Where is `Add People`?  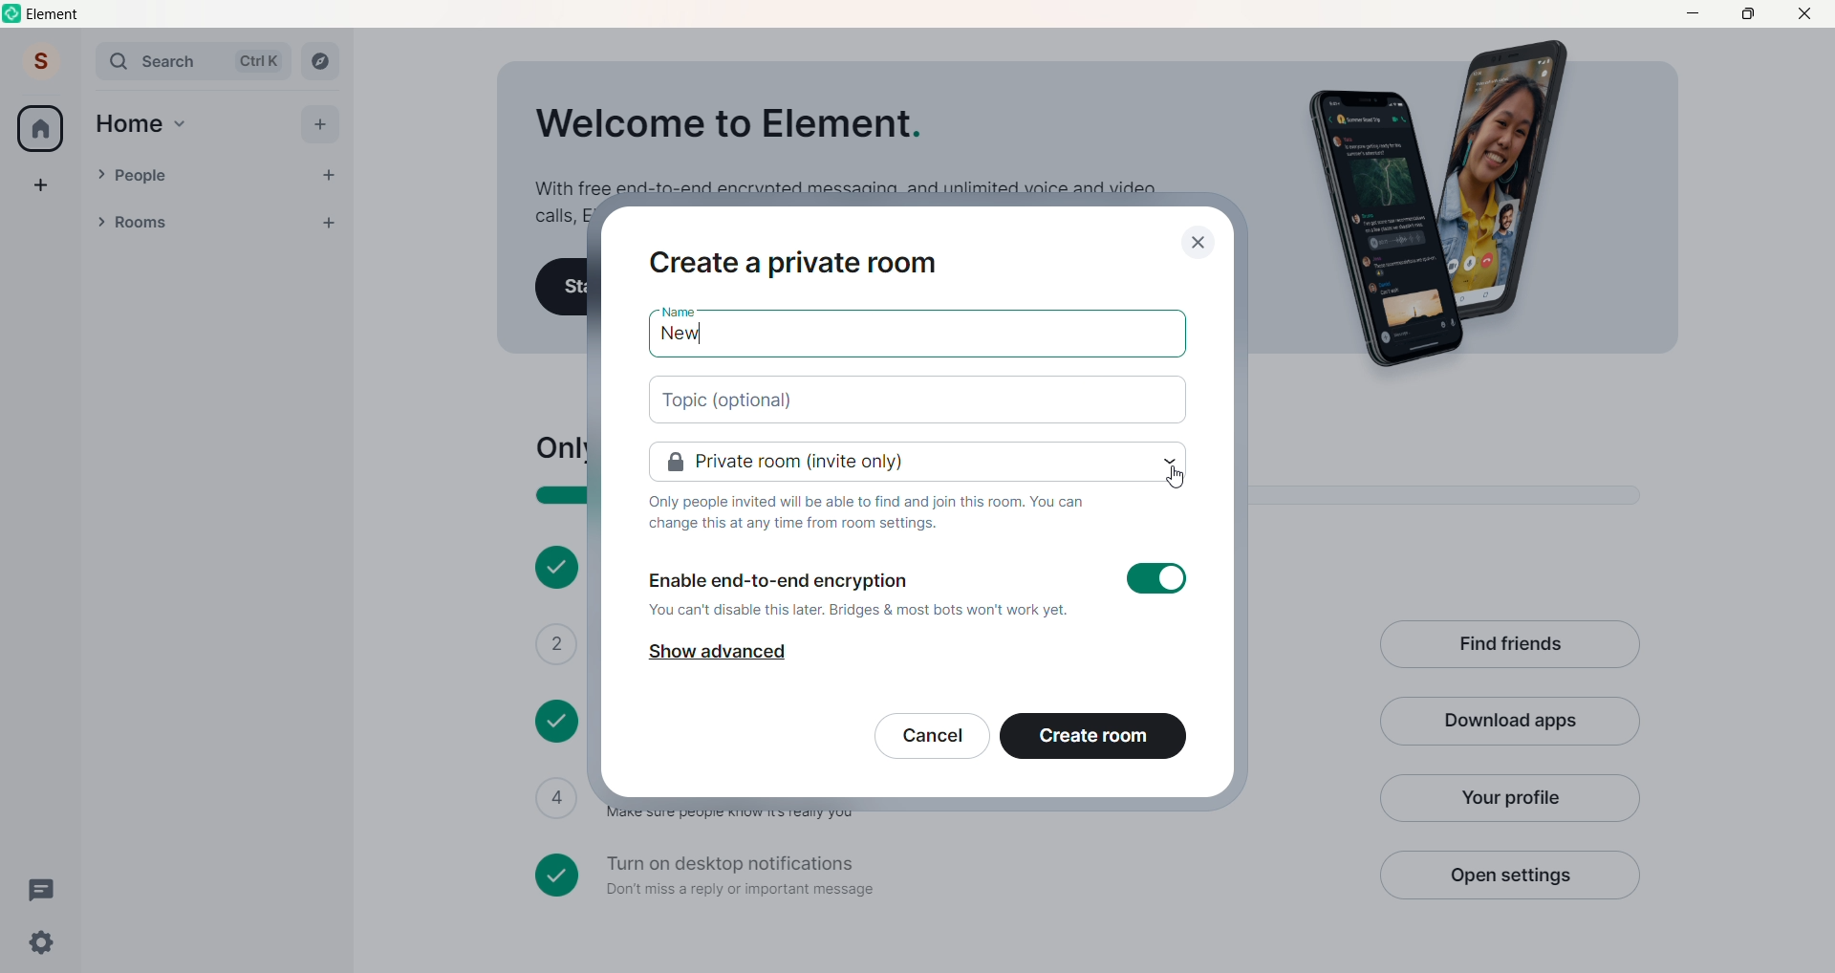 Add People is located at coordinates (329, 176).